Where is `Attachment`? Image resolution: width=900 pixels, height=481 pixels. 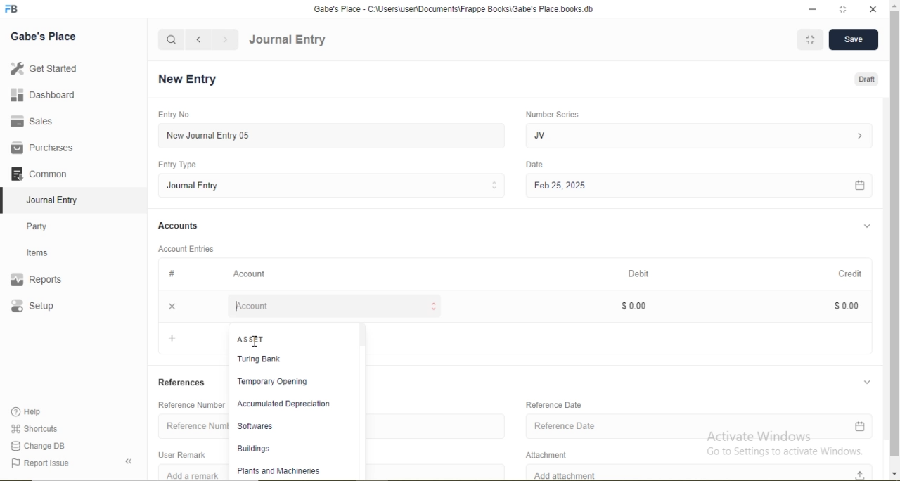 Attachment is located at coordinates (557, 453).